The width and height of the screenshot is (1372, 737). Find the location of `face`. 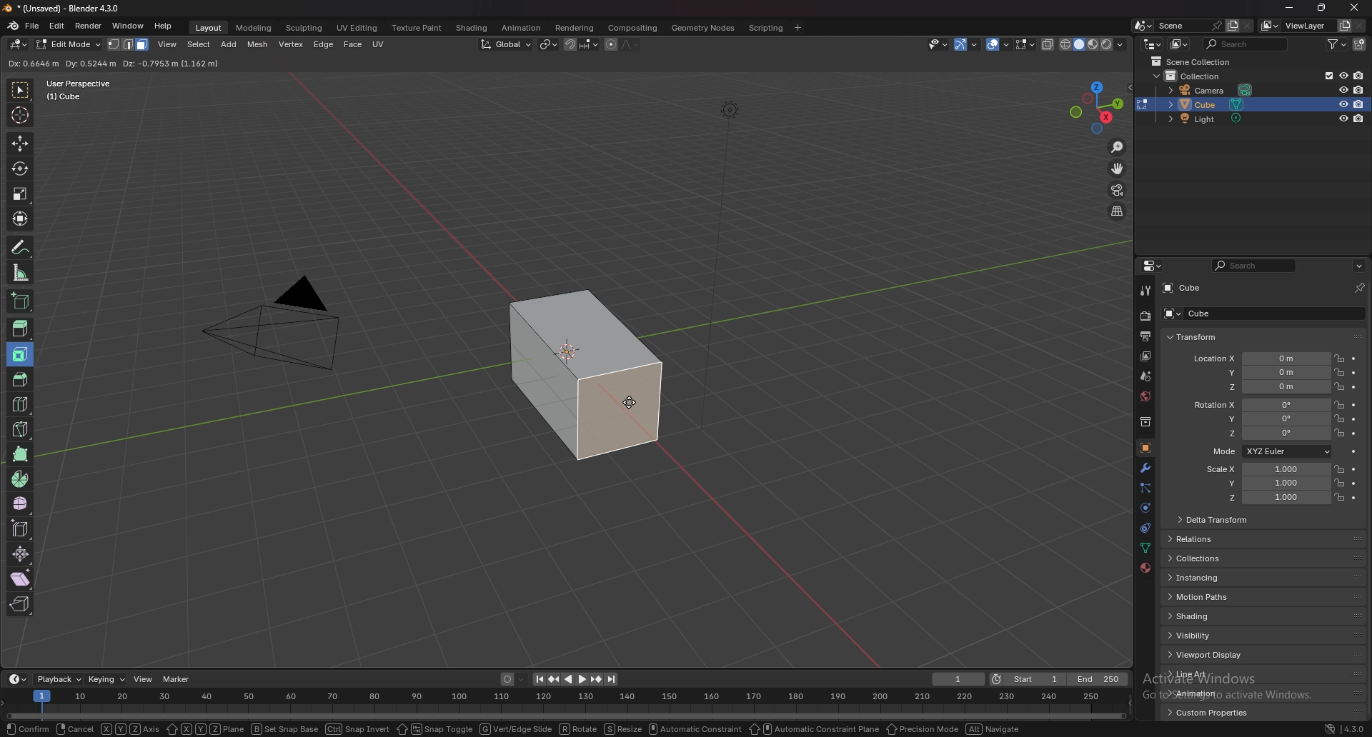

face is located at coordinates (353, 45).